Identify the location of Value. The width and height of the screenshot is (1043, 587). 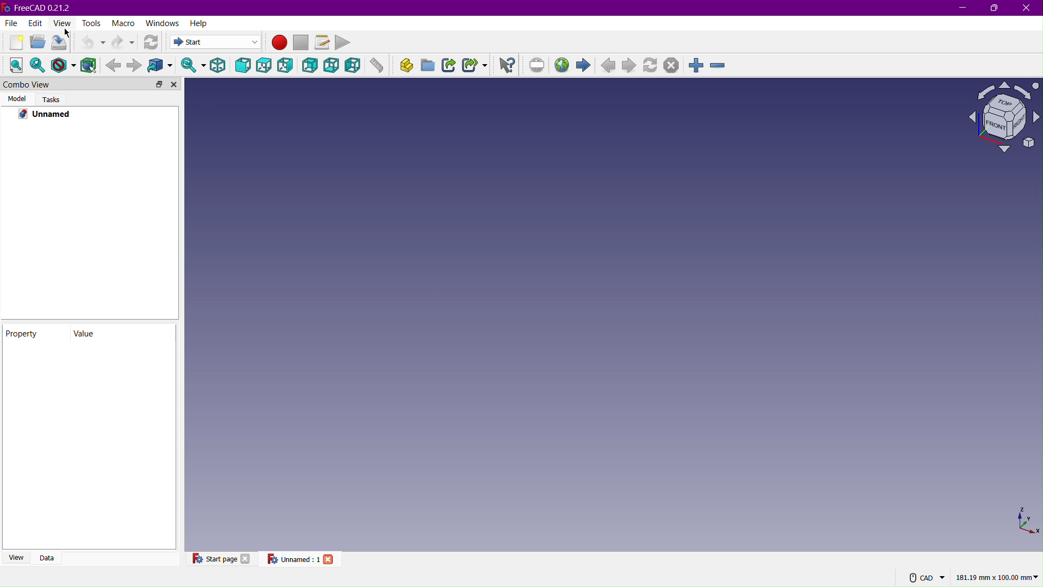
(93, 332).